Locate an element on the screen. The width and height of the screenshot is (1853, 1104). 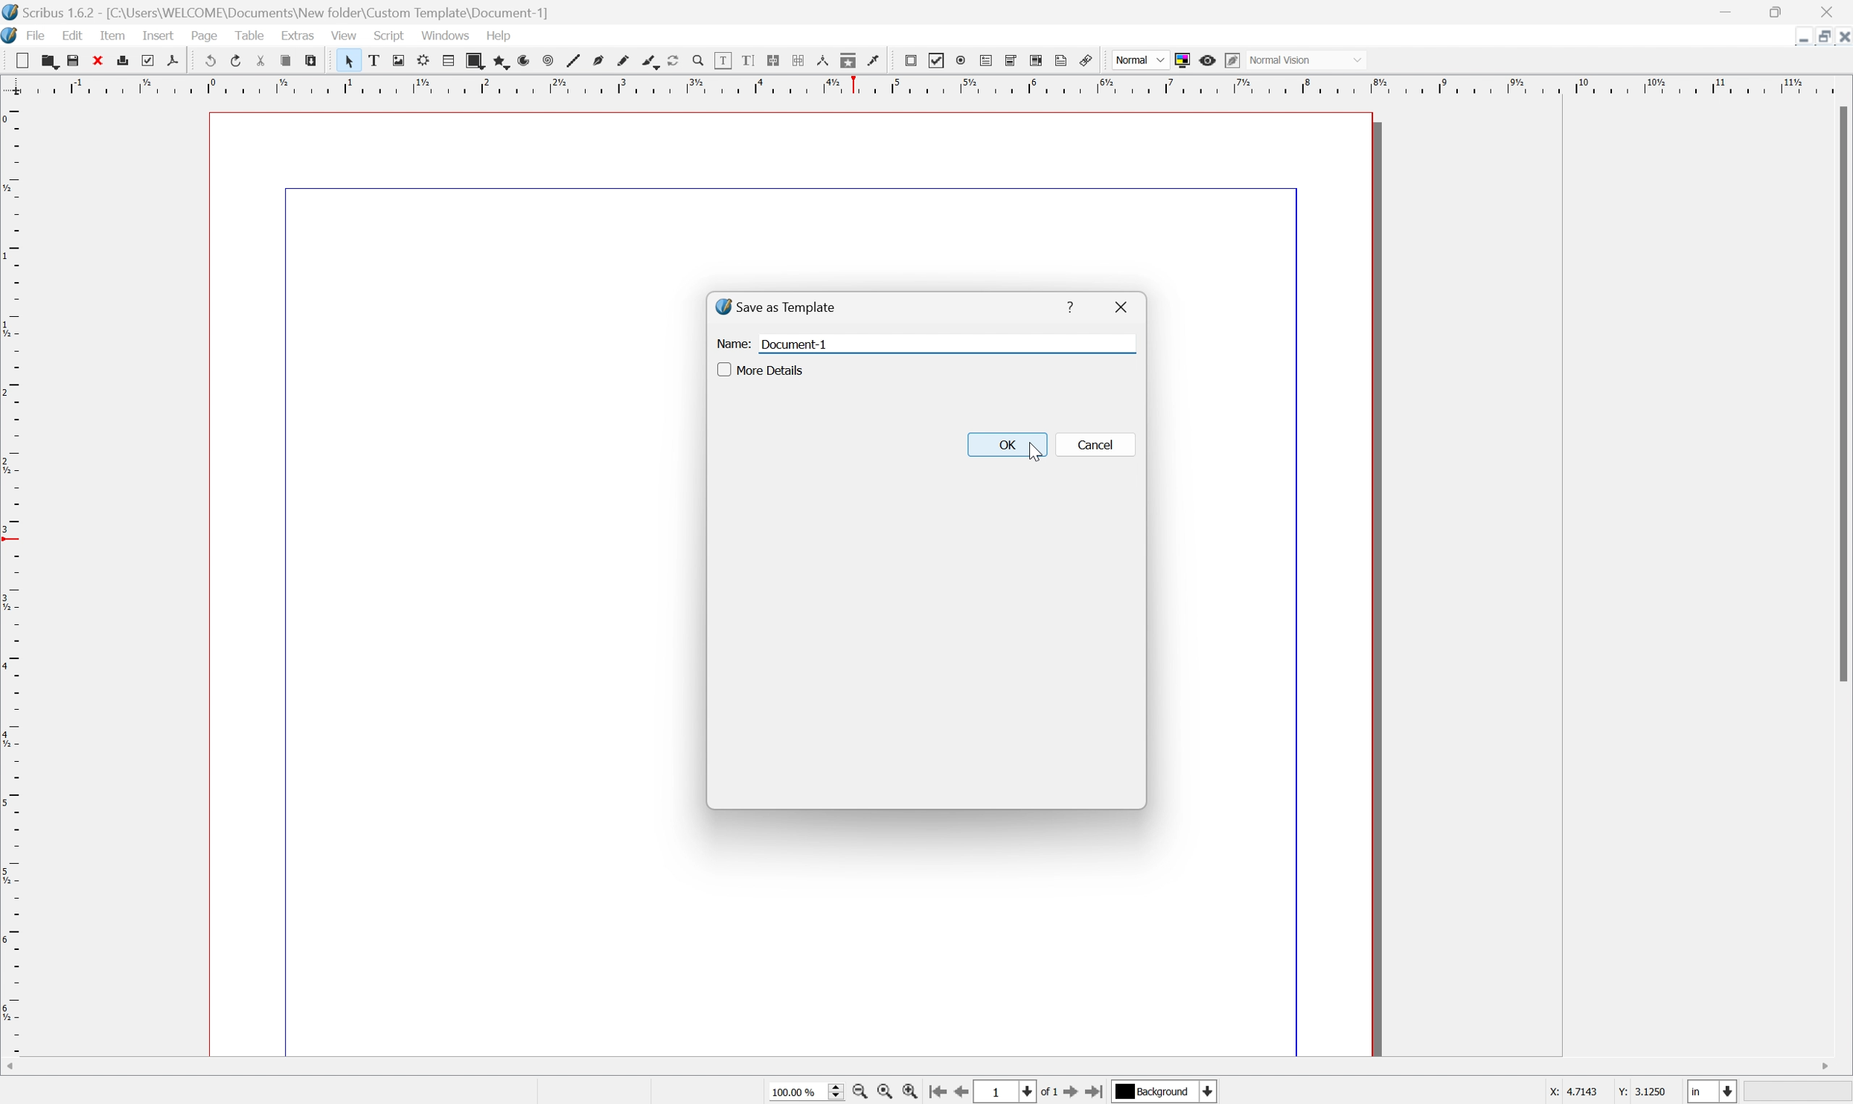
Text annotation is located at coordinates (1061, 60).